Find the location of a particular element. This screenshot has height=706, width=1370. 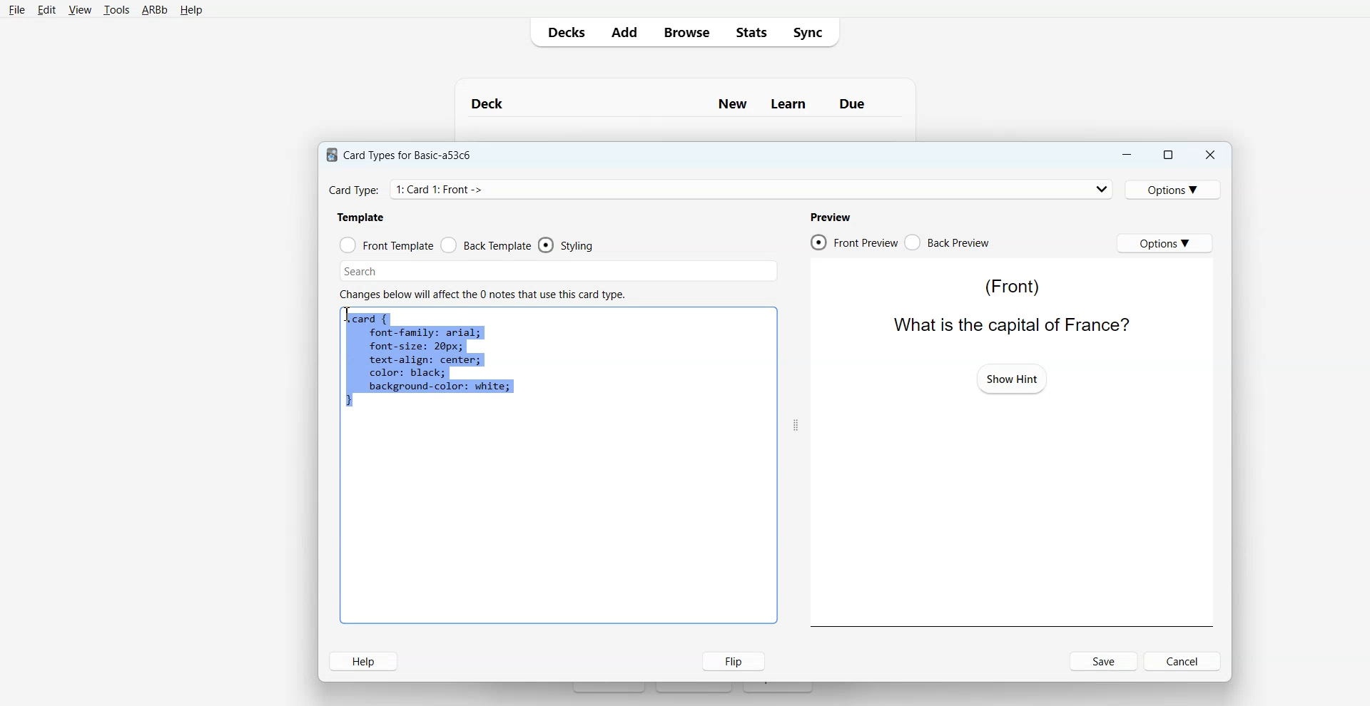

Card Types for Basic-a53c6 is located at coordinates (400, 154).